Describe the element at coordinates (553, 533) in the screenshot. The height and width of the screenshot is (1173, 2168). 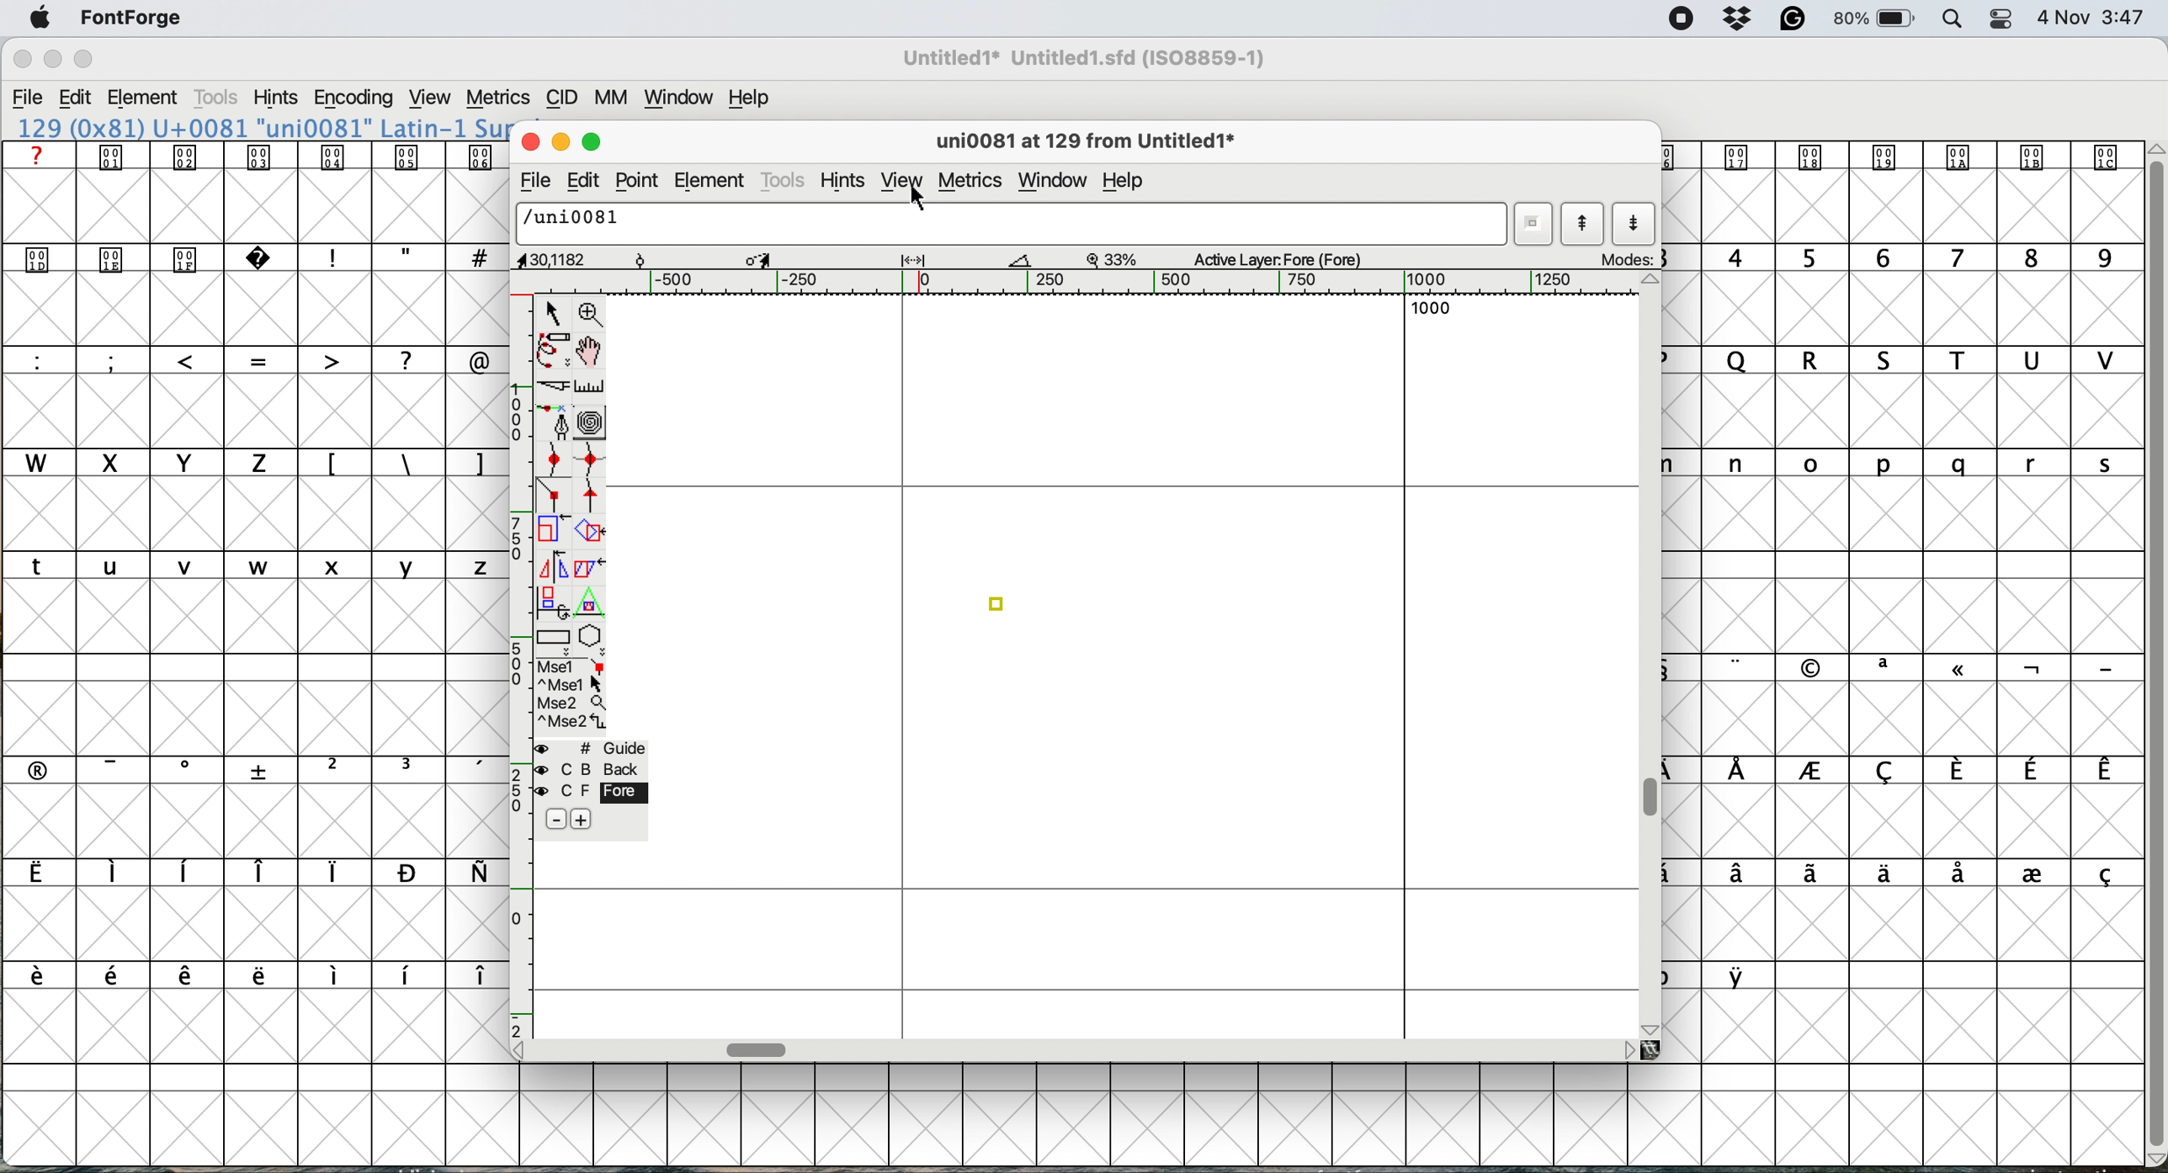
I see `scale the selection` at that location.